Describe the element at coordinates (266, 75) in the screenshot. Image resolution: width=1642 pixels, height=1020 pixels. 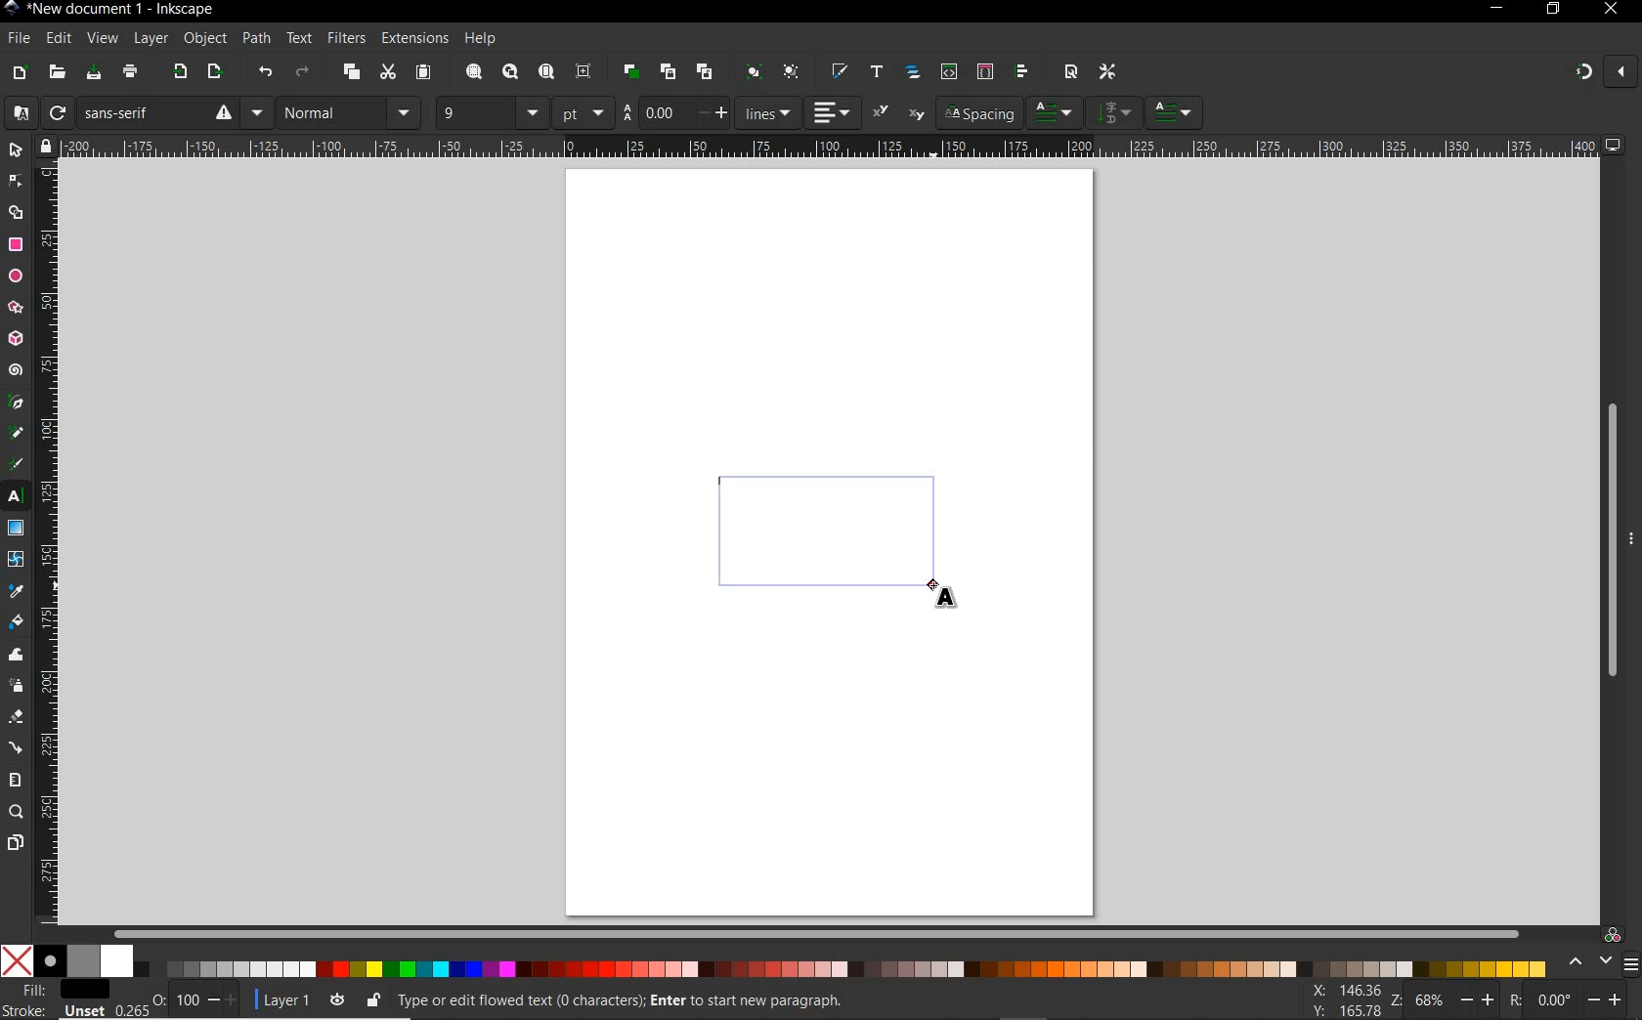
I see `undo` at that location.